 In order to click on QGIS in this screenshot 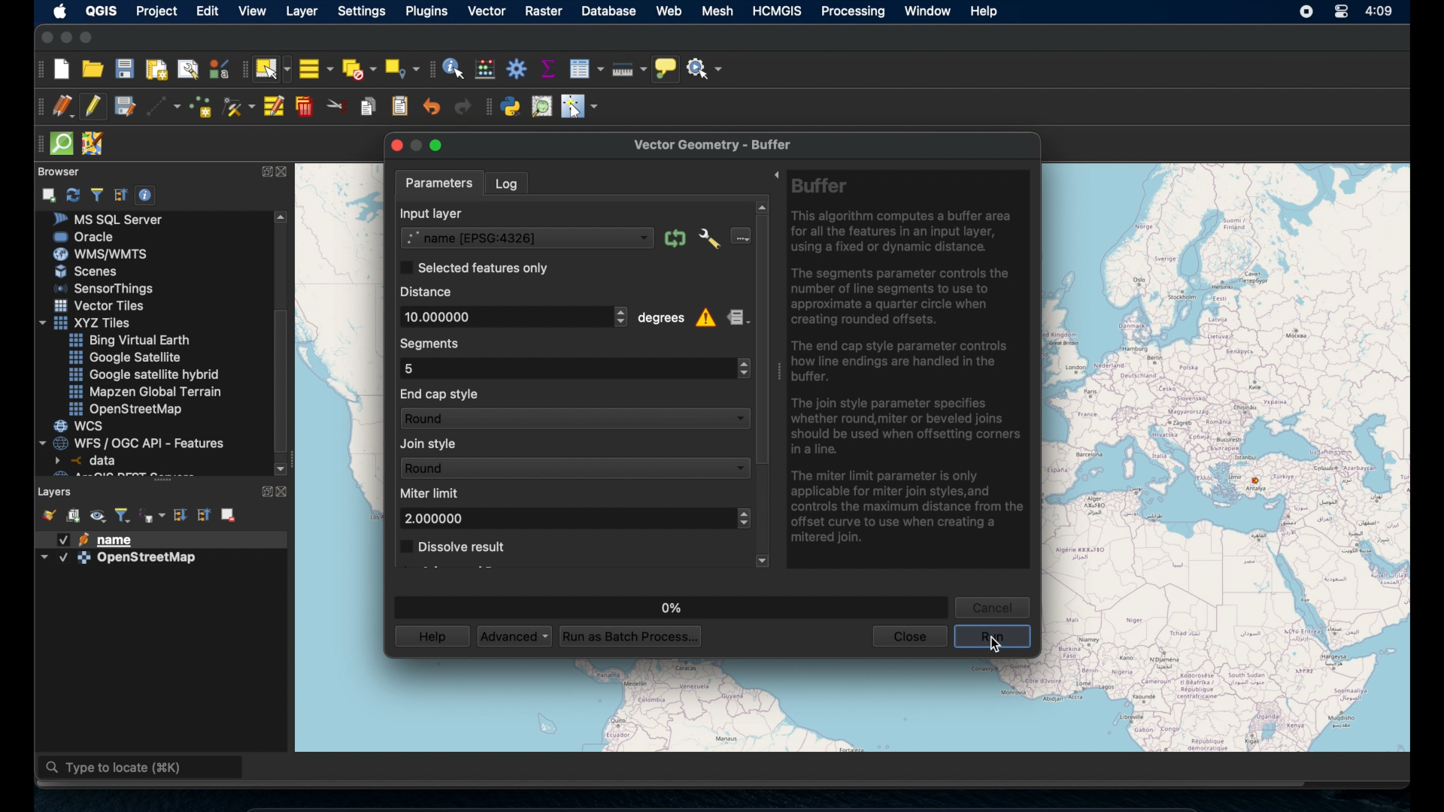, I will do `click(101, 10)`.